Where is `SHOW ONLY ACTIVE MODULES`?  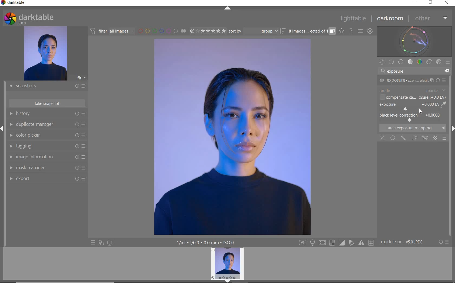
SHOW ONLY ACTIVE MODULES is located at coordinates (392, 62).